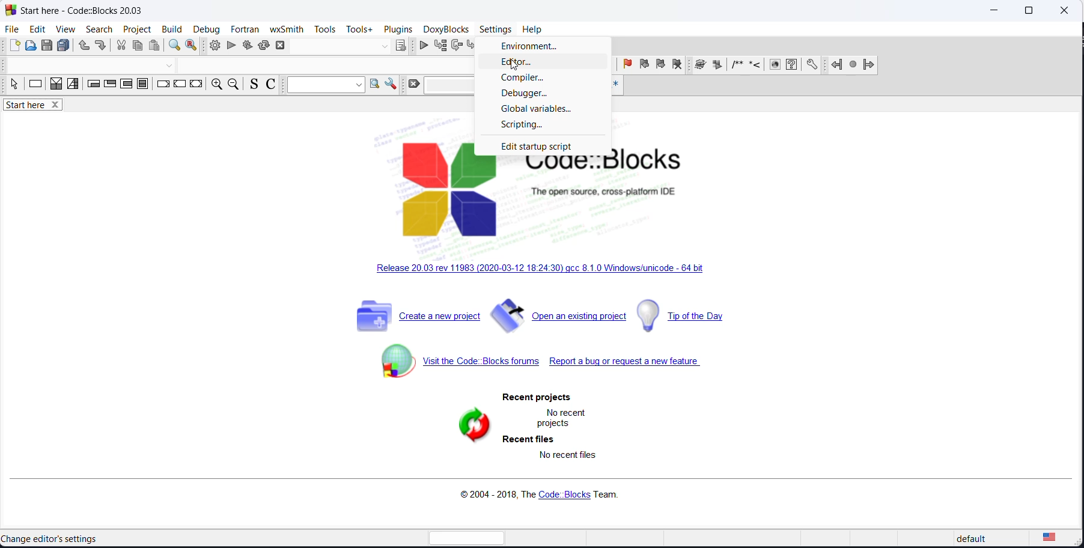  What do you see at coordinates (493, 30) in the screenshot?
I see `settings` at bounding box center [493, 30].